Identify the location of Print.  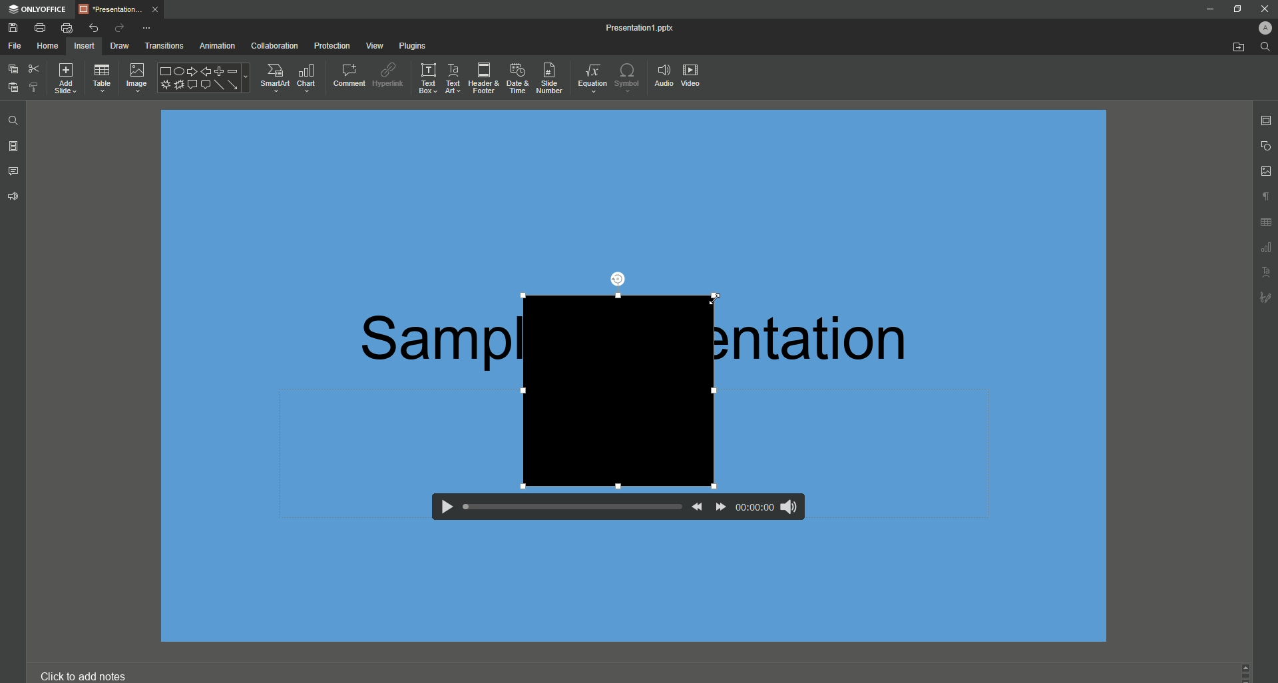
(39, 27).